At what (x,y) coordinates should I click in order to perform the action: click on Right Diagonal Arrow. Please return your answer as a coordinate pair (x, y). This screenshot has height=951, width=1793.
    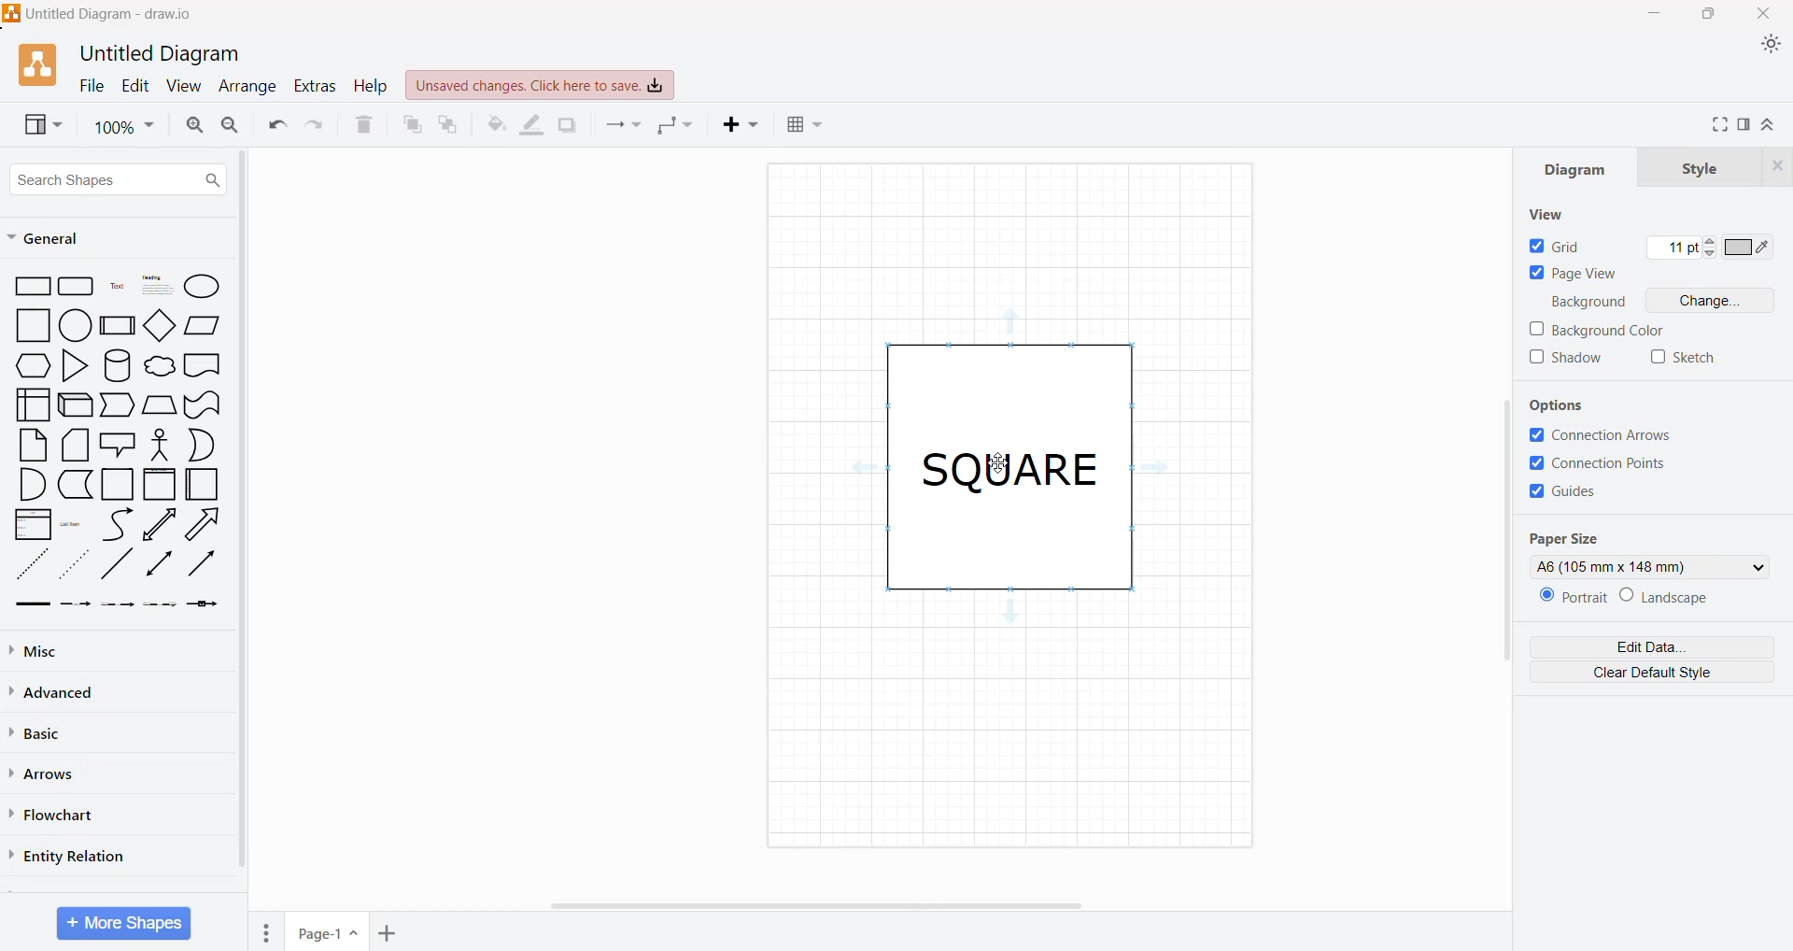
    Looking at the image, I should click on (205, 525).